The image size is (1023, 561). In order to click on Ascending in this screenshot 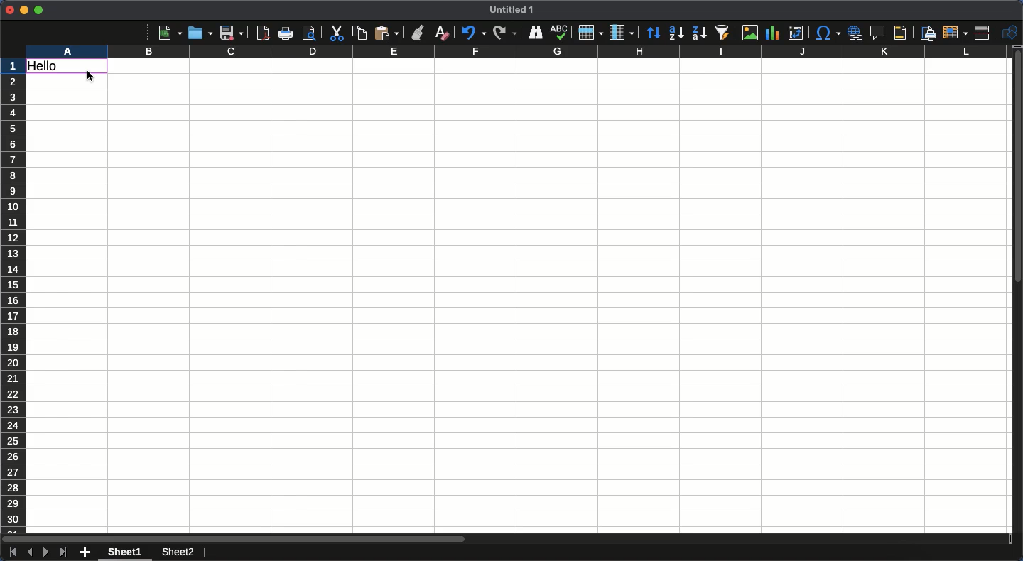, I will do `click(676, 32)`.